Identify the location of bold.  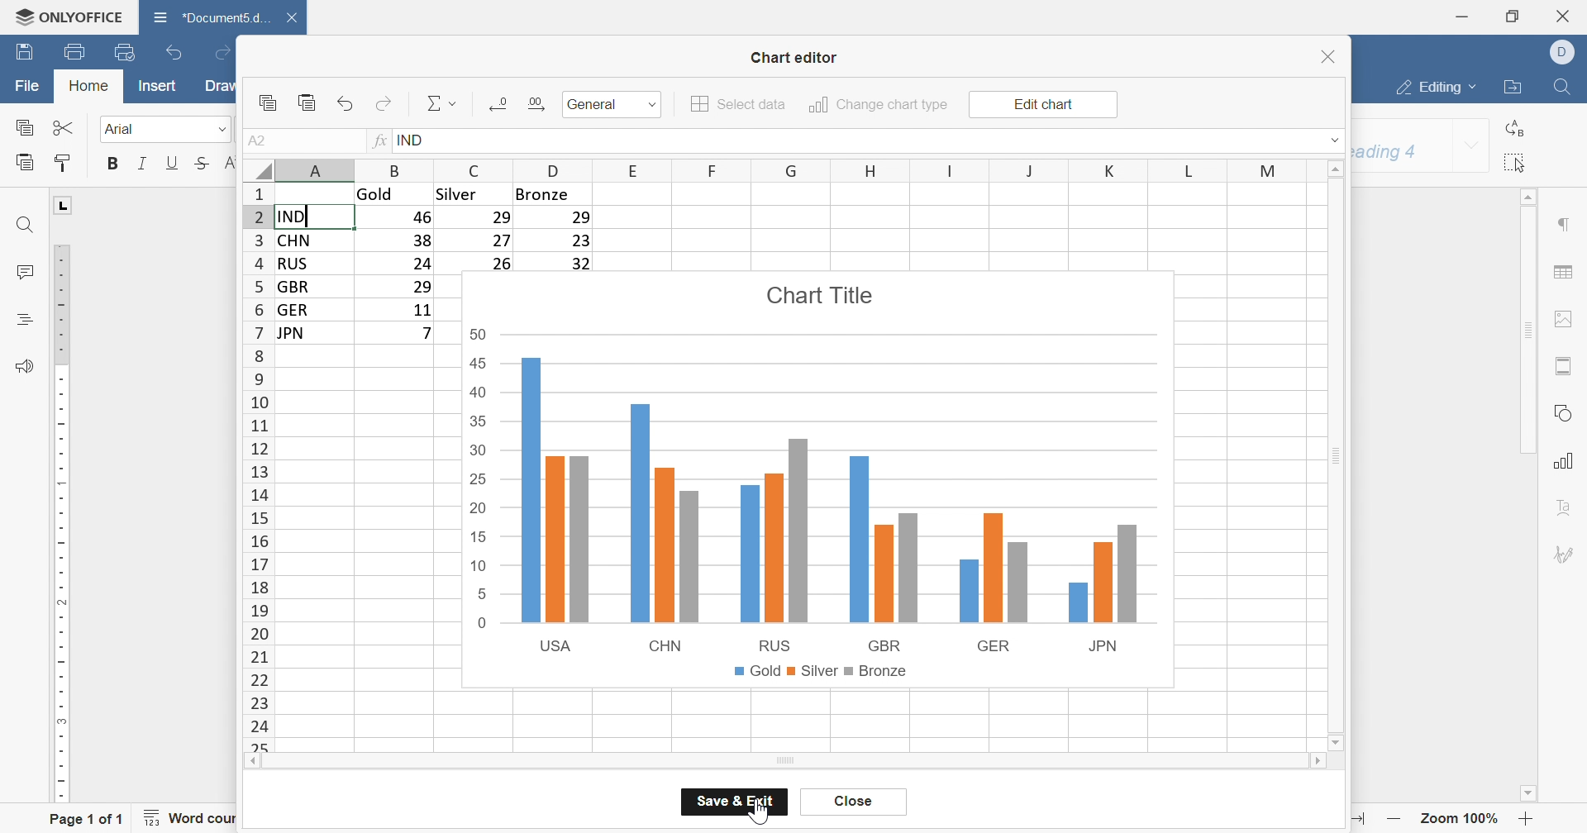
(114, 163).